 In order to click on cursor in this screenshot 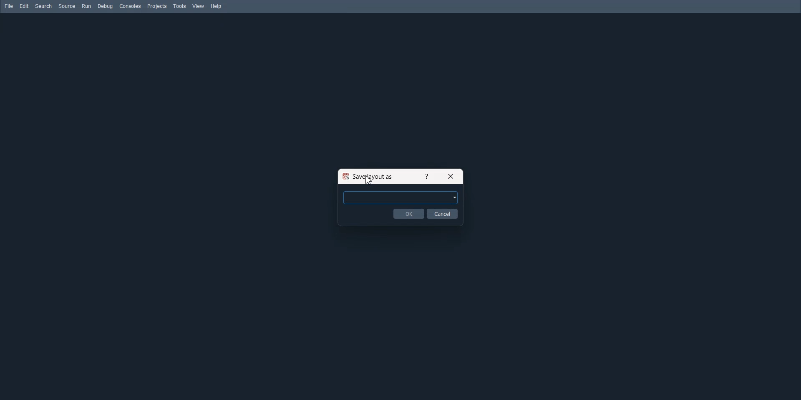, I will do `click(368, 178)`.